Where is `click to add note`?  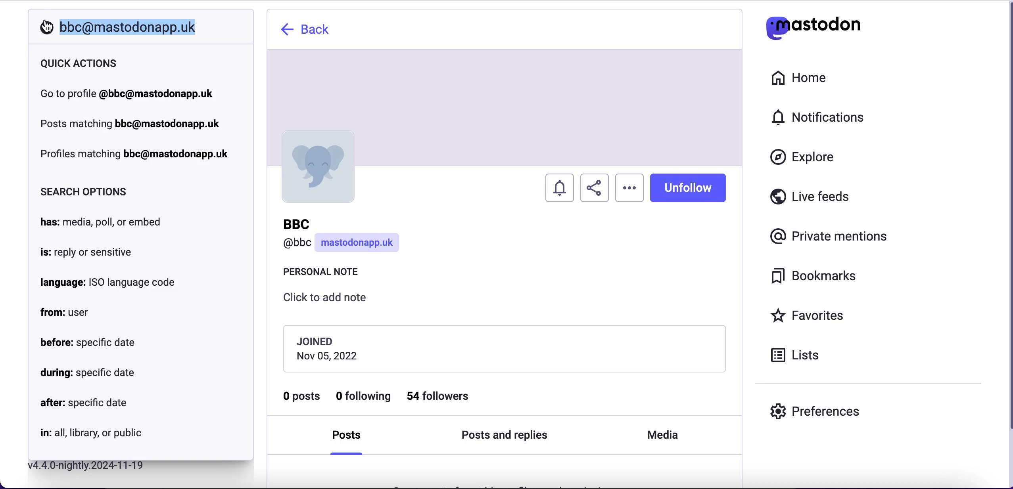
click to add note is located at coordinates (332, 300).